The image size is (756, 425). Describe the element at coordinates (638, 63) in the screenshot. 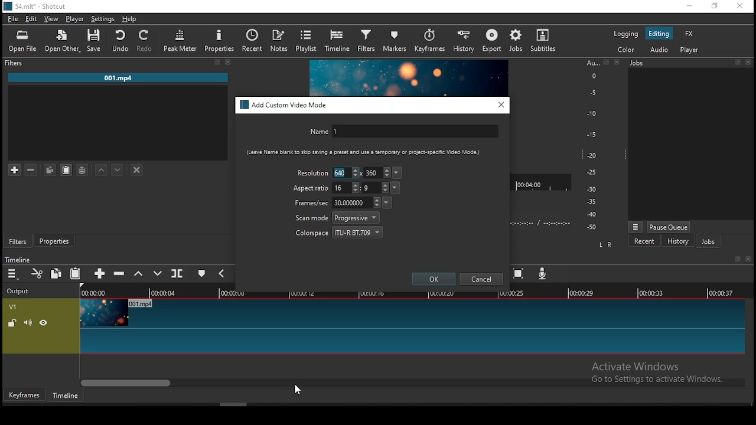

I see `jobs` at that location.